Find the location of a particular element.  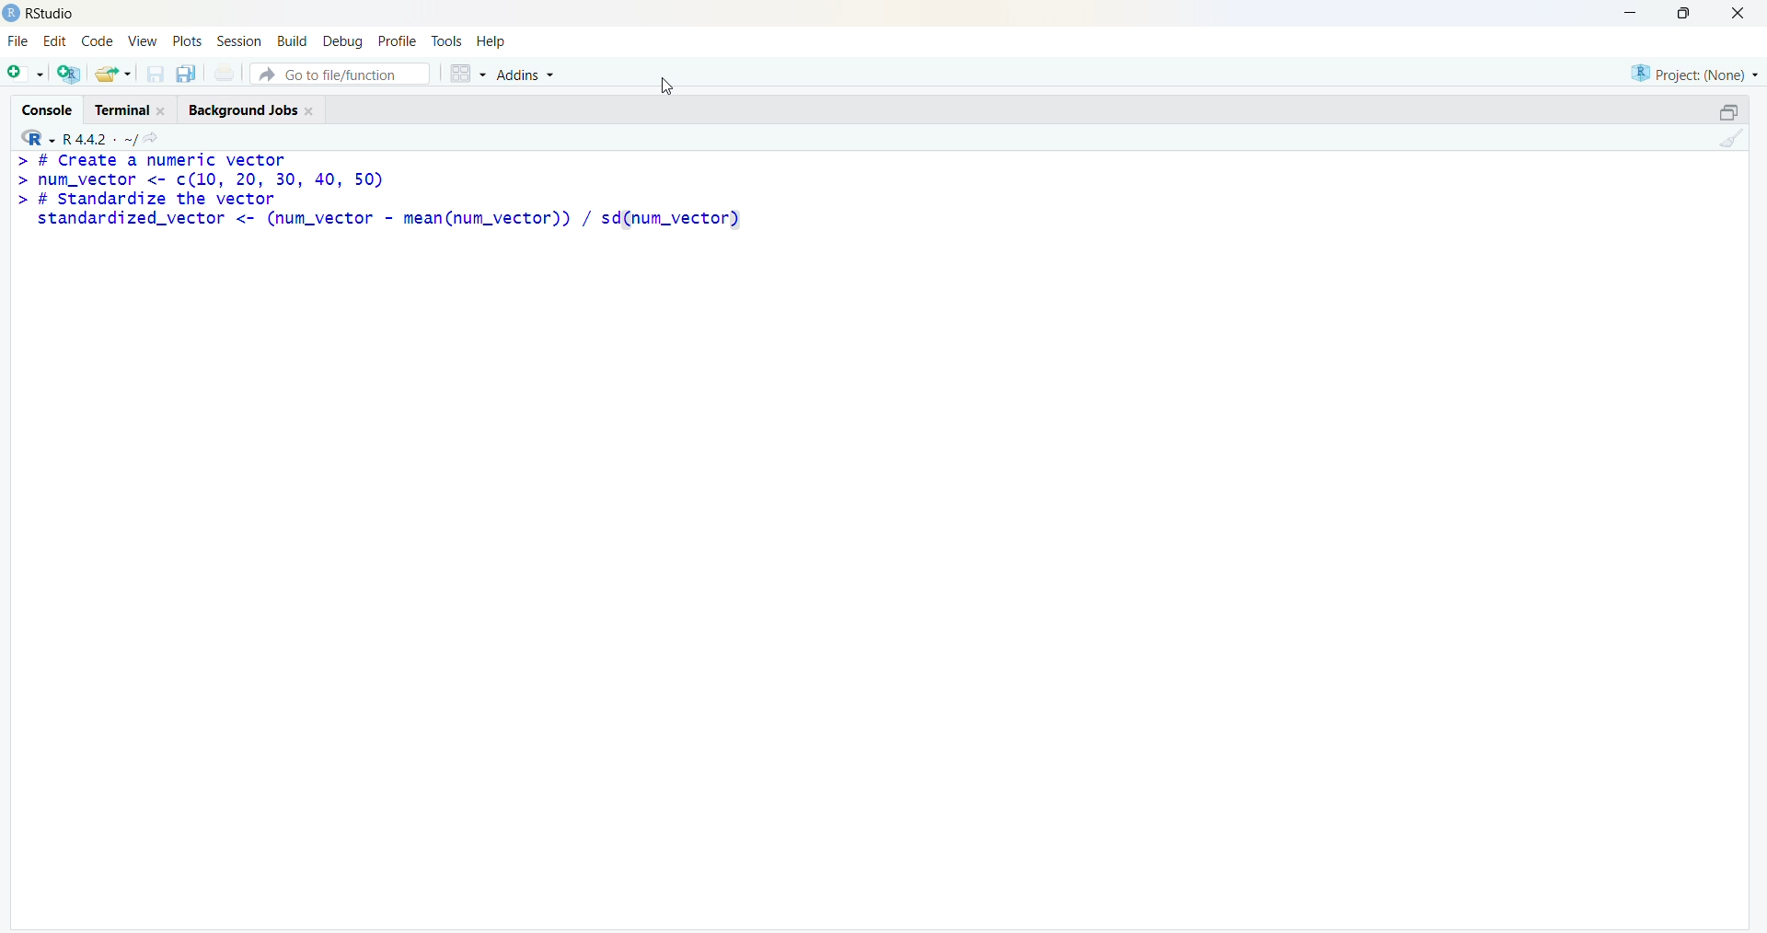

terminal is located at coordinates (123, 110).